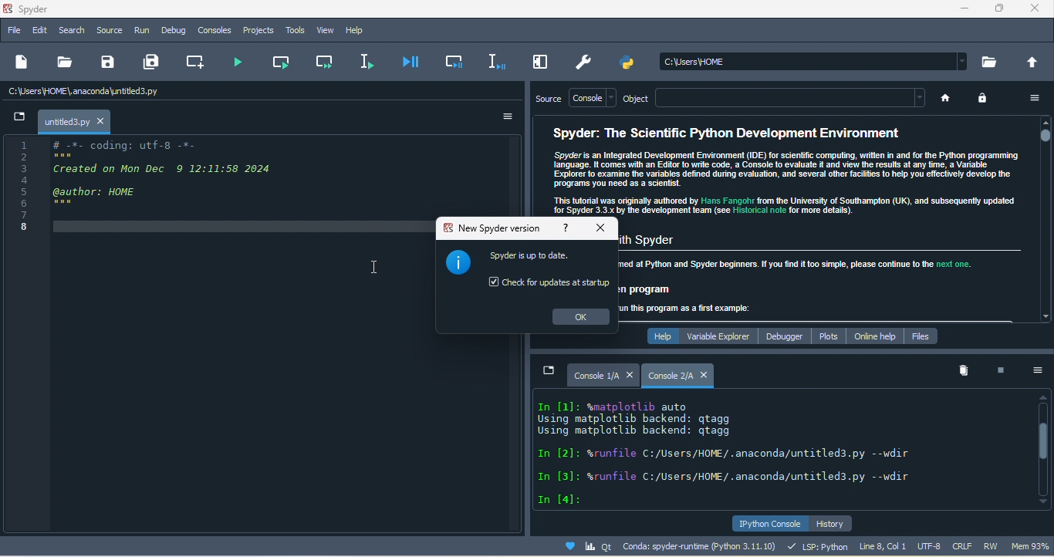  I want to click on debugger, so click(786, 336).